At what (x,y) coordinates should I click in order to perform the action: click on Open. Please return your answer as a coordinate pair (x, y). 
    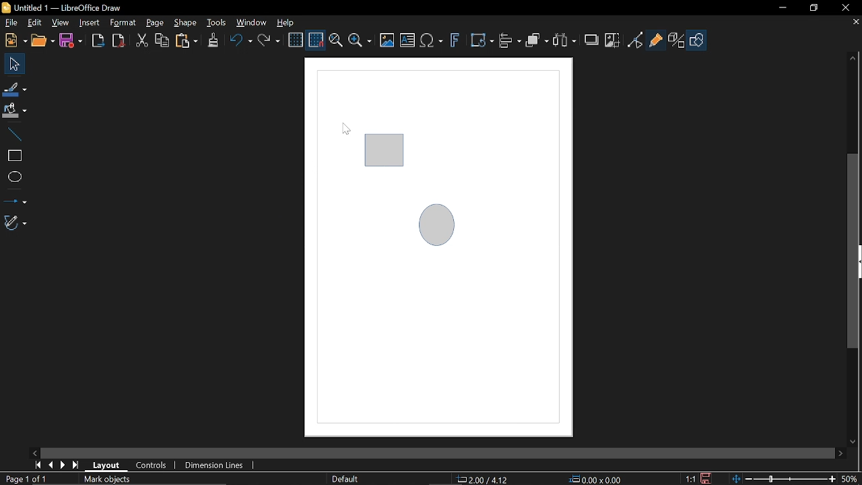
    Looking at the image, I should click on (42, 41).